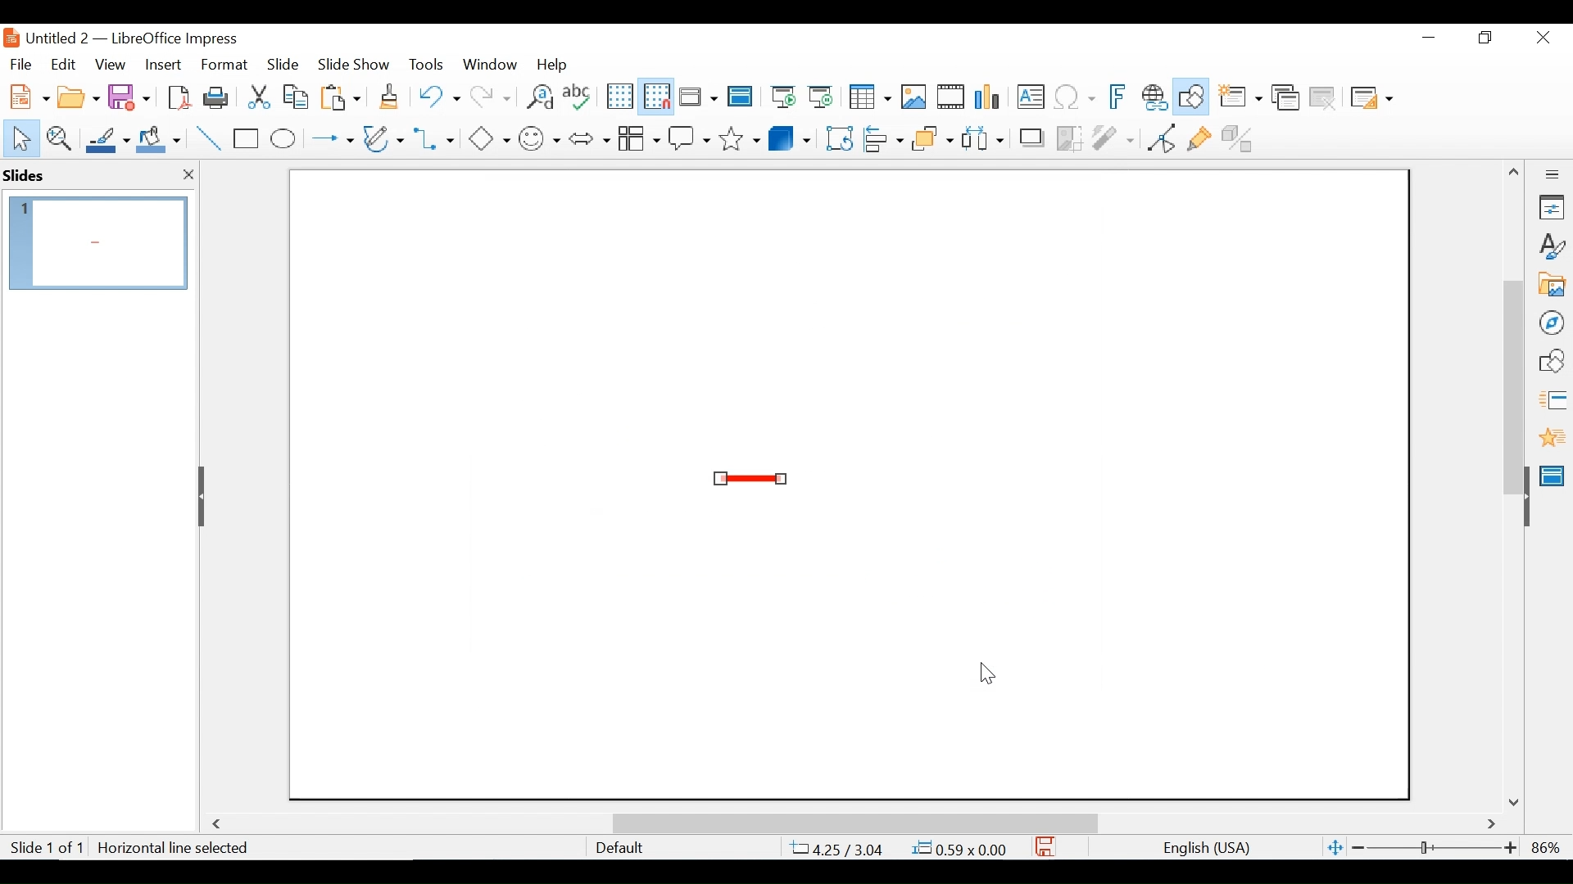 Image resolution: width=1573 pixels, height=884 pixels. What do you see at coordinates (900, 848) in the screenshot?
I see `4.25/3.04   0.59x0.00` at bounding box center [900, 848].